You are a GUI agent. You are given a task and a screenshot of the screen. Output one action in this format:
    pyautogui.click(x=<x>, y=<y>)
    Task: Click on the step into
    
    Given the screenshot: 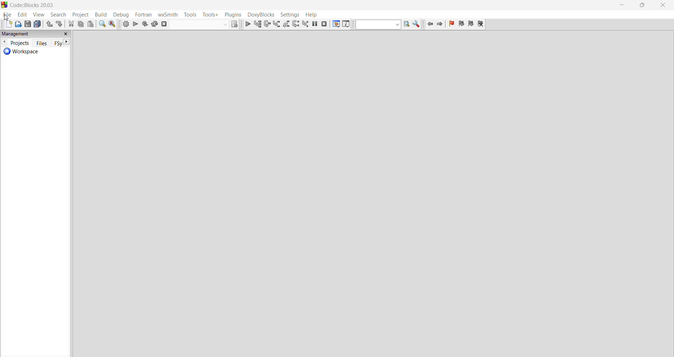 What is the action you would take?
    pyautogui.click(x=277, y=25)
    